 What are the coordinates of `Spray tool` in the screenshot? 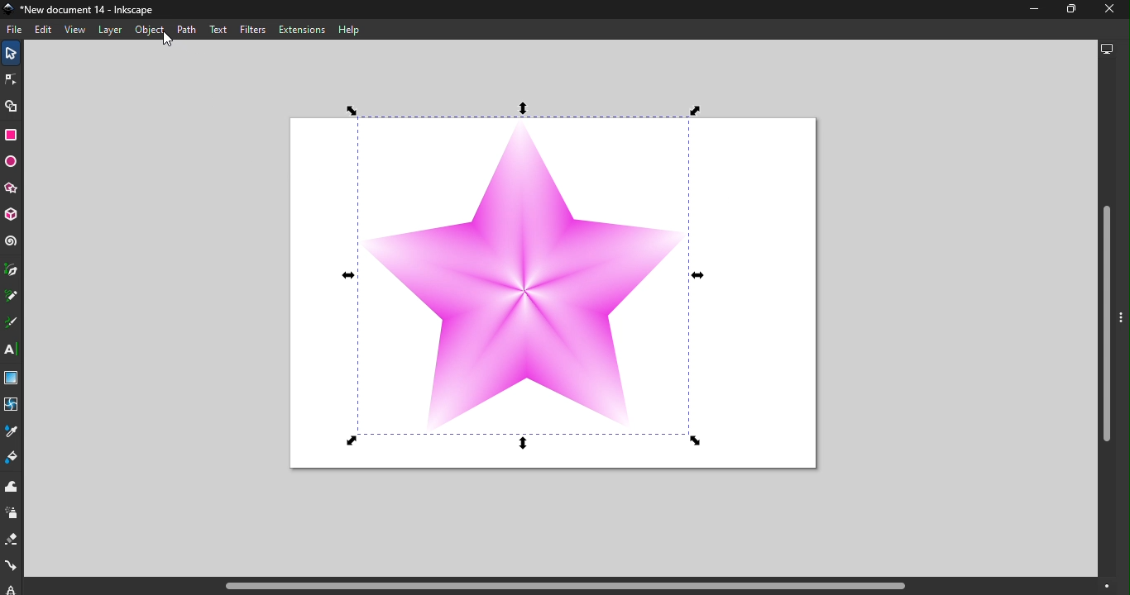 It's located at (12, 512).